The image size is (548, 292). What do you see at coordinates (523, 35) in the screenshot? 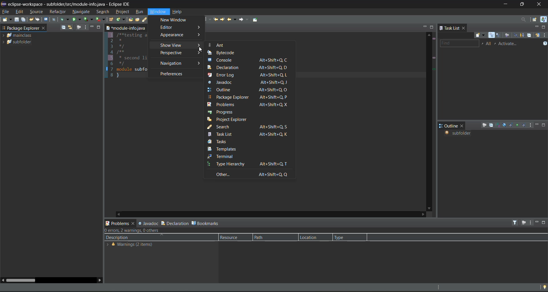
I see `show only my tasks` at bounding box center [523, 35].